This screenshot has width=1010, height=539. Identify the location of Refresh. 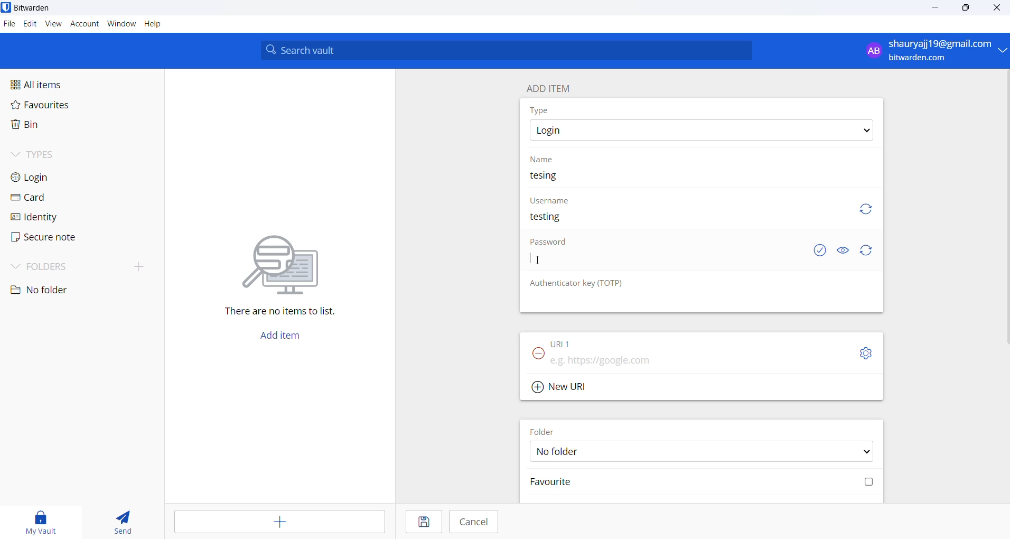
(872, 250).